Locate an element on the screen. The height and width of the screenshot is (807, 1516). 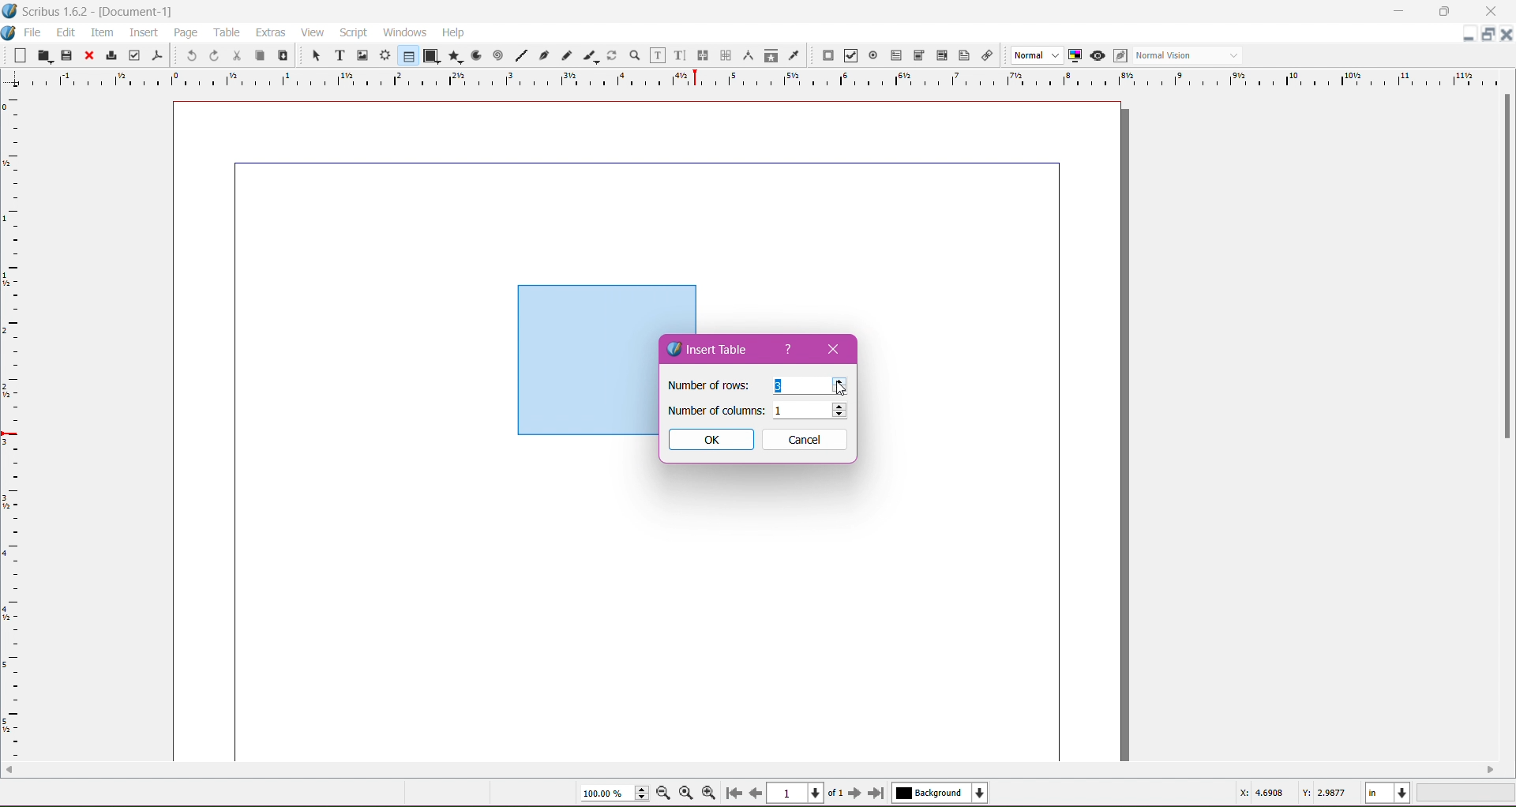
Cut is located at coordinates (234, 54).